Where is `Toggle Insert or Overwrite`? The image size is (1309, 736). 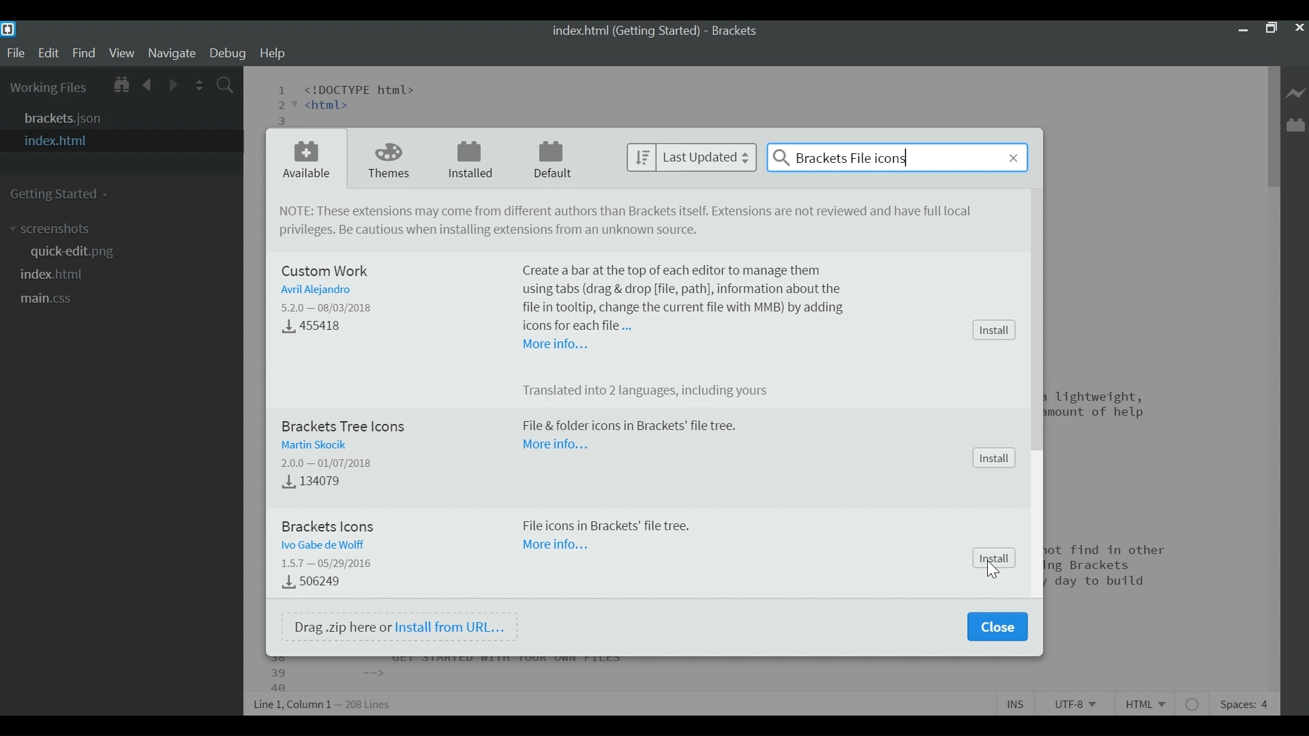 Toggle Insert or Overwrite is located at coordinates (1017, 703).